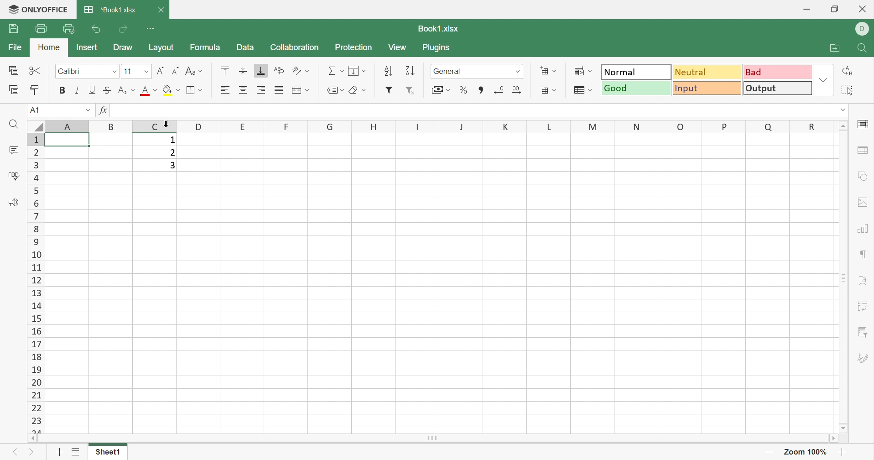 The image size is (874, 460). I want to click on Sheet1, so click(109, 454).